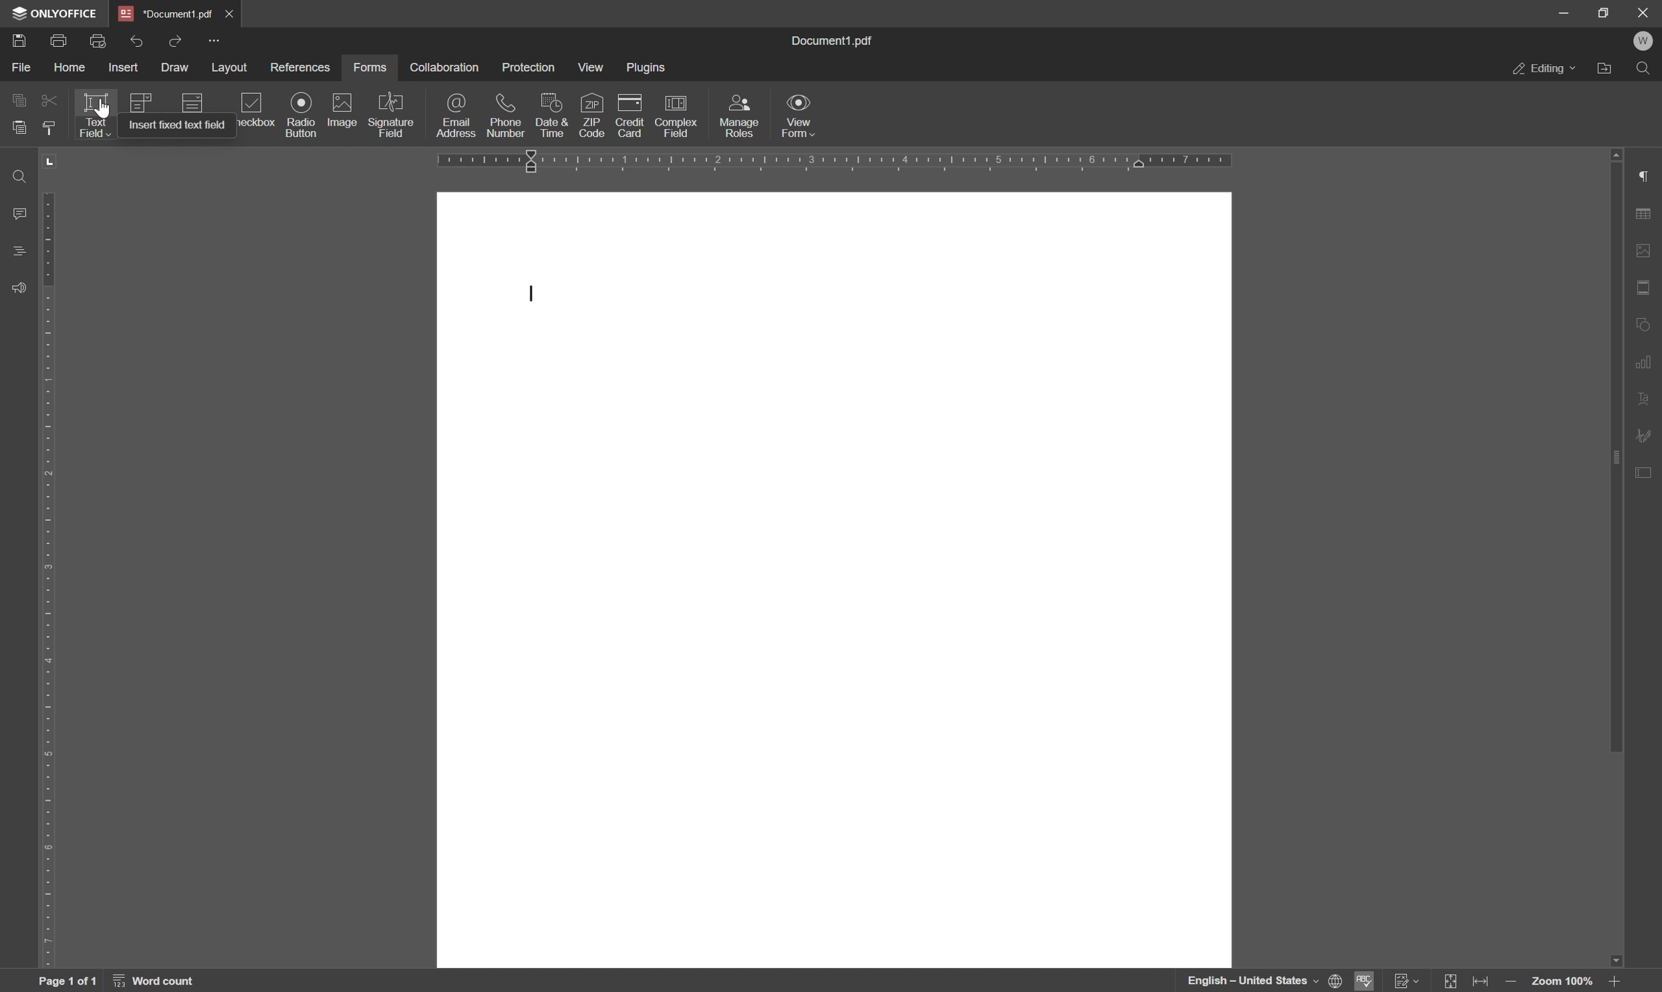 The height and width of the screenshot is (992, 1662). What do you see at coordinates (1335, 982) in the screenshot?
I see `set document language` at bounding box center [1335, 982].